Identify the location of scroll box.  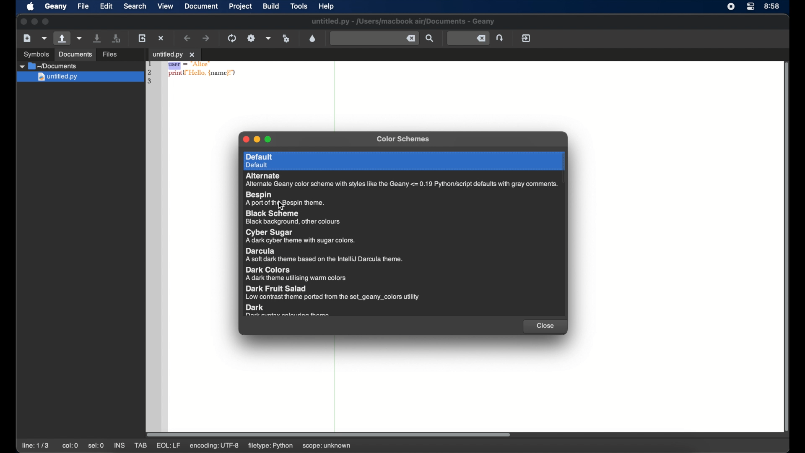
(329, 435).